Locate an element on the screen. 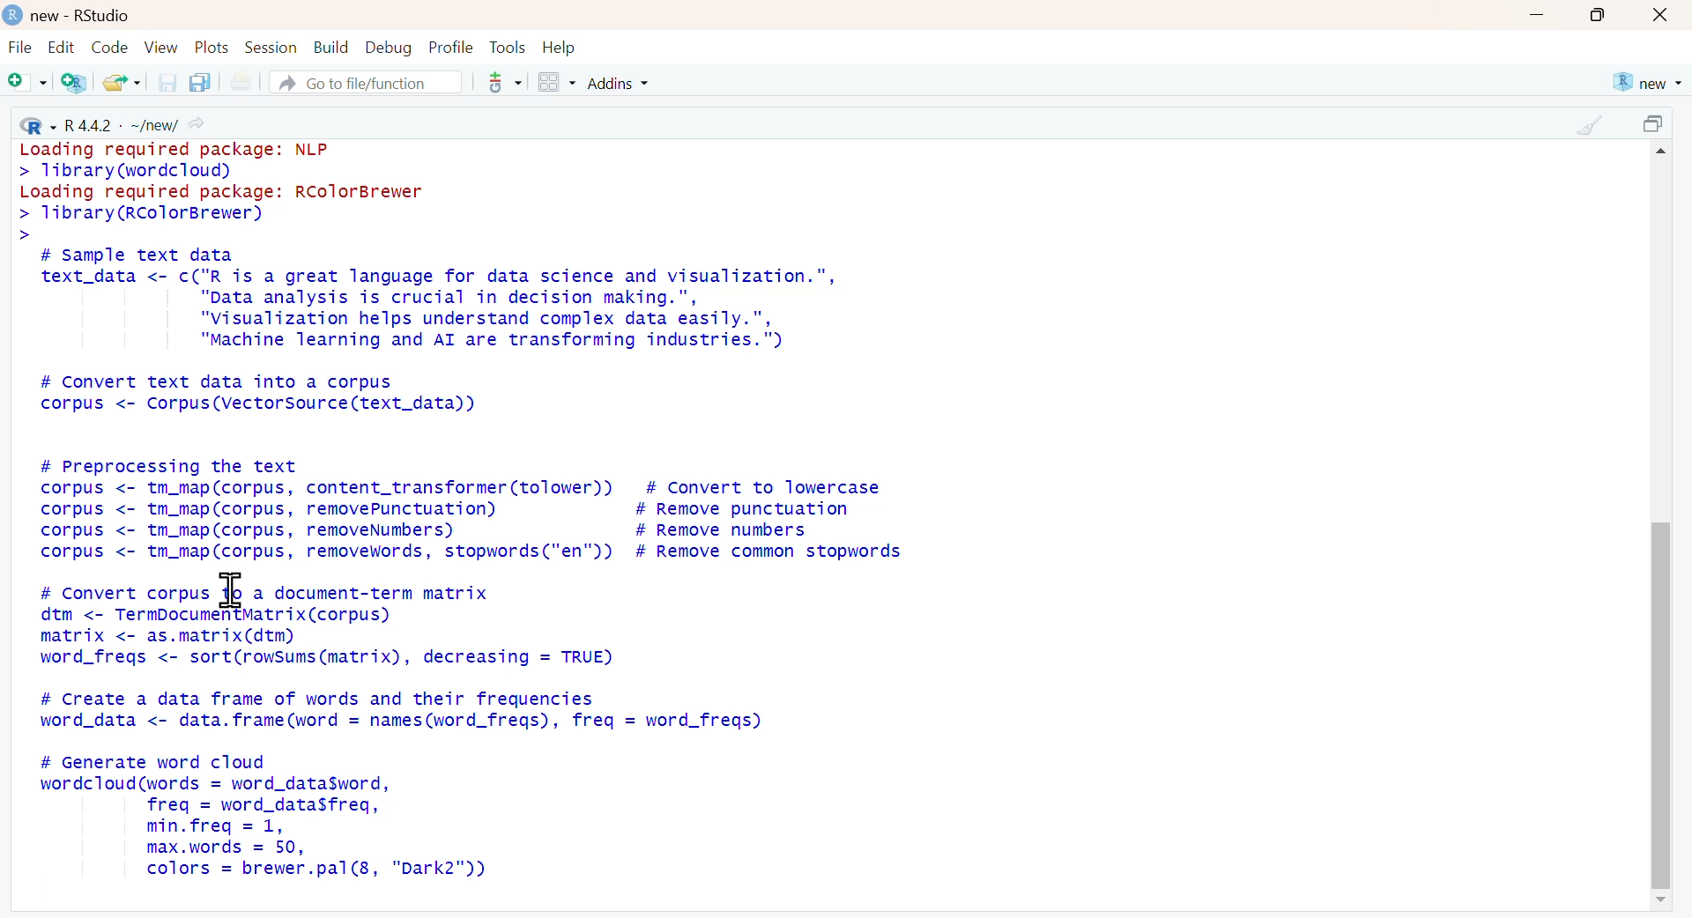 The image size is (1692, 918). Profile is located at coordinates (453, 48).